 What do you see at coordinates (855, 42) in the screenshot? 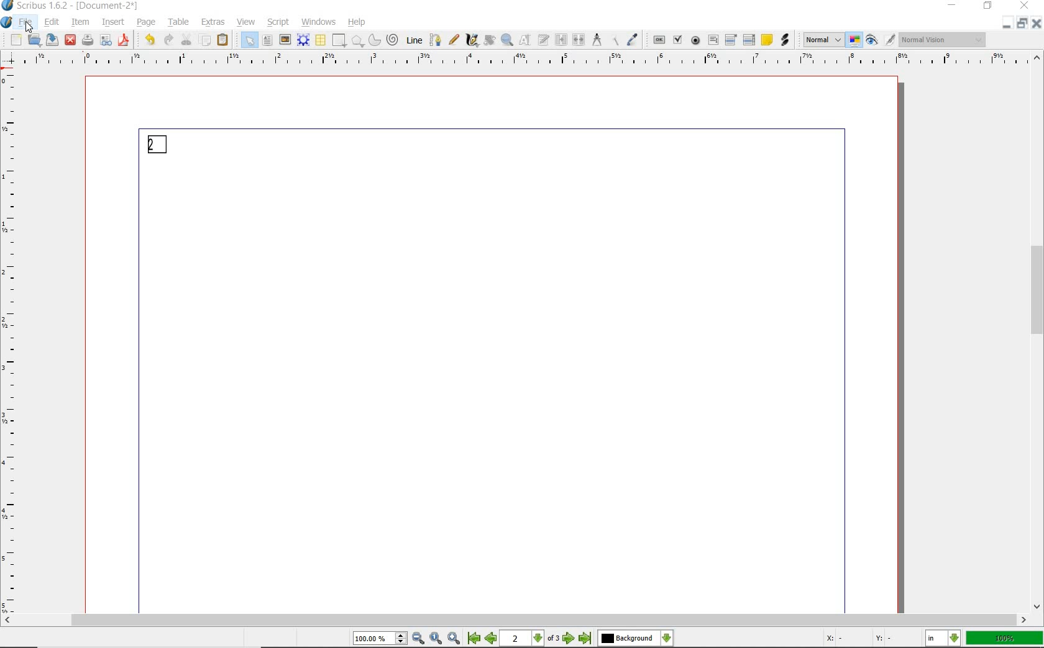
I see `toggle color management` at bounding box center [855, 42].